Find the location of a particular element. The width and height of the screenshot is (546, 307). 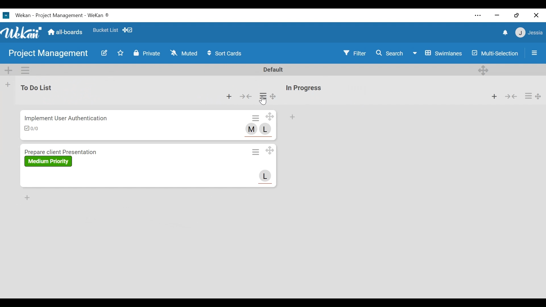

Collapse is located at coordinates (247, 96).